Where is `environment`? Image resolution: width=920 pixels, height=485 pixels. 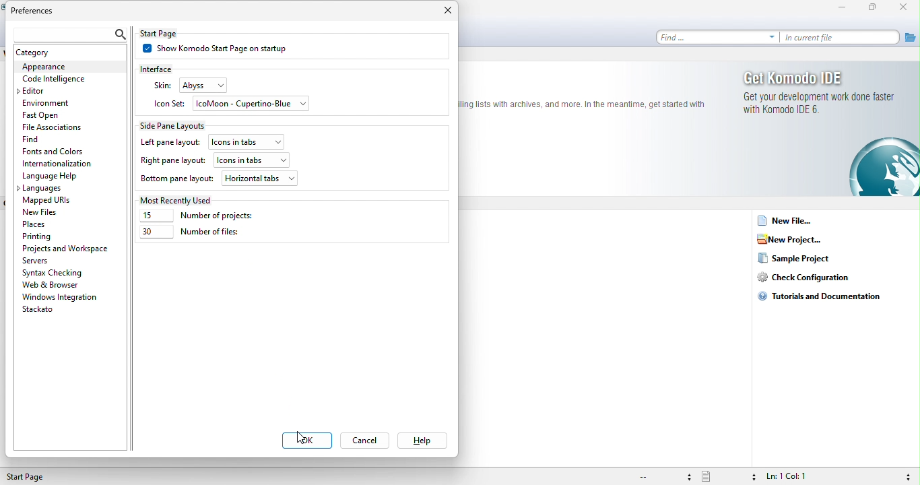 environment is located at coordinates (50, 102).